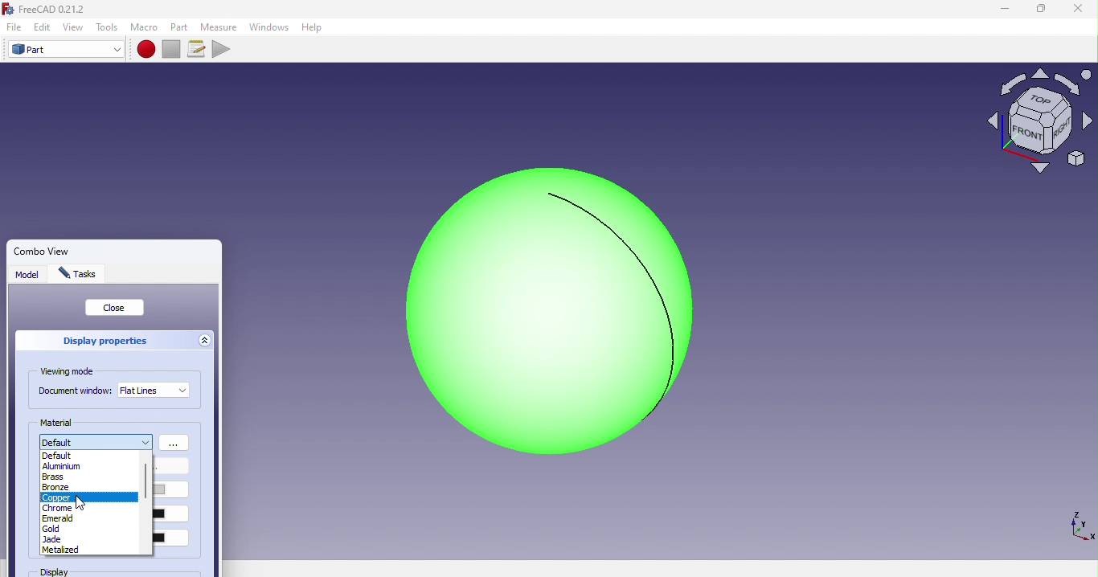  Describe the element at coordinates (206, 341) in the screenshot. I see `hide properties` at that location.